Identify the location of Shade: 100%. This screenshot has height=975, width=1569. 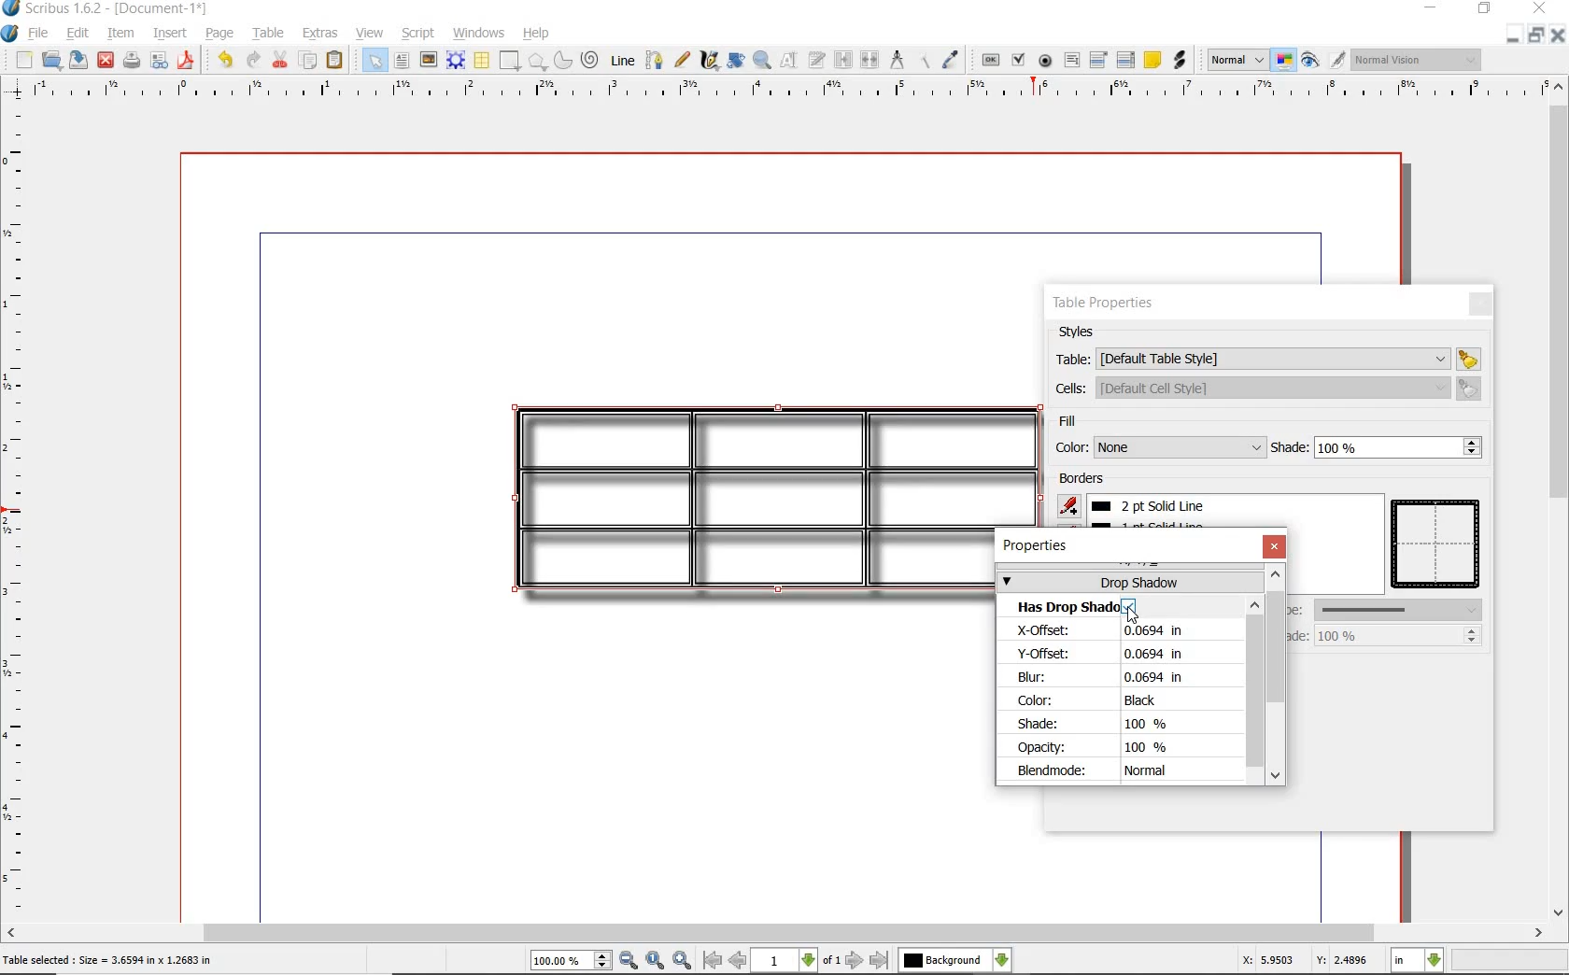
(1099, 725).